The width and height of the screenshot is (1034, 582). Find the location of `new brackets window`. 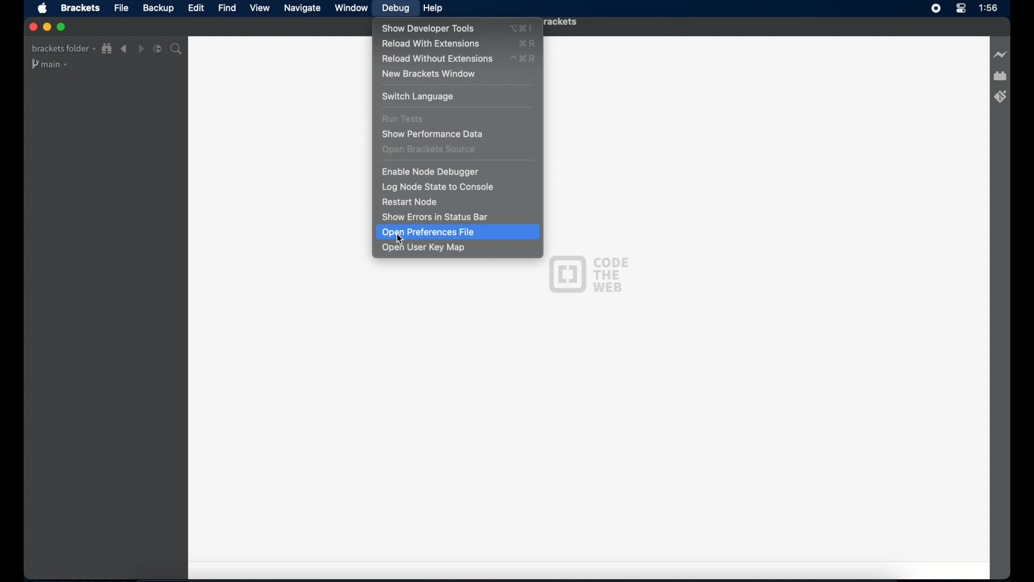

new brackets window is located at coordinates (429, 74).